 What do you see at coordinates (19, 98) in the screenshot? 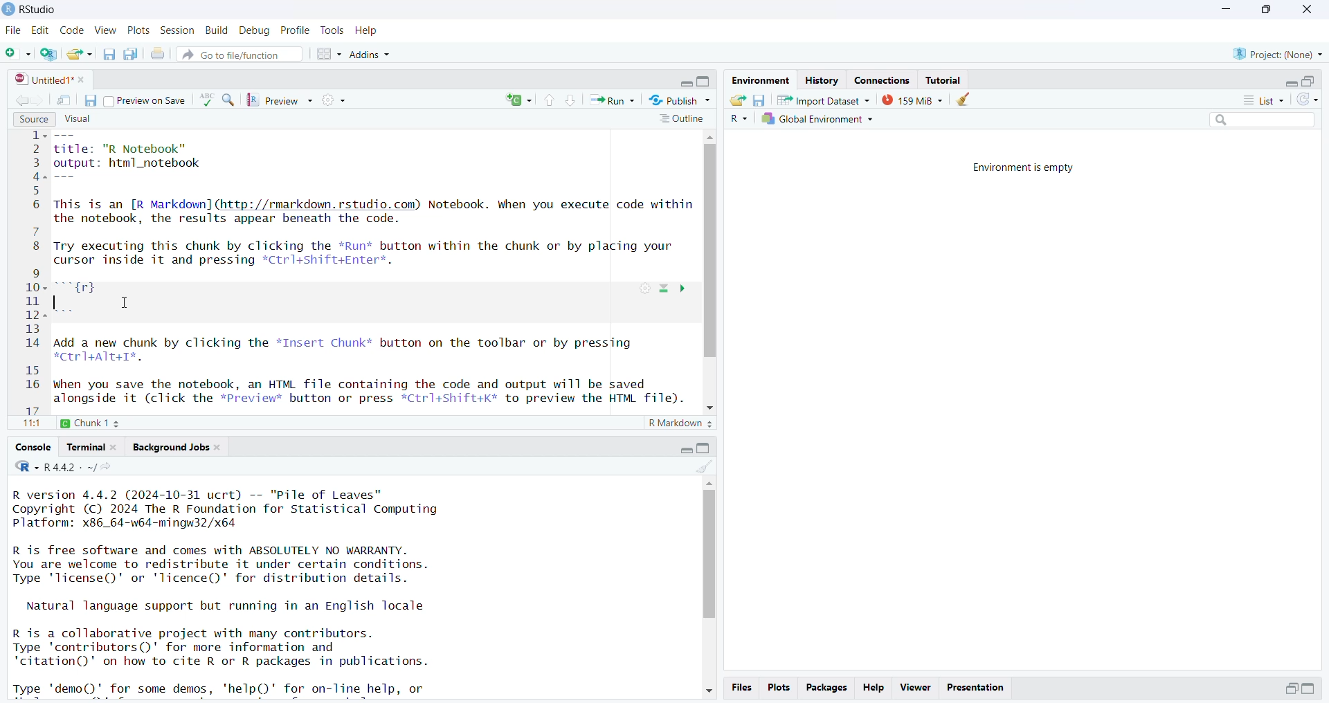
I see `go backward` at bounding box center [19, 98].